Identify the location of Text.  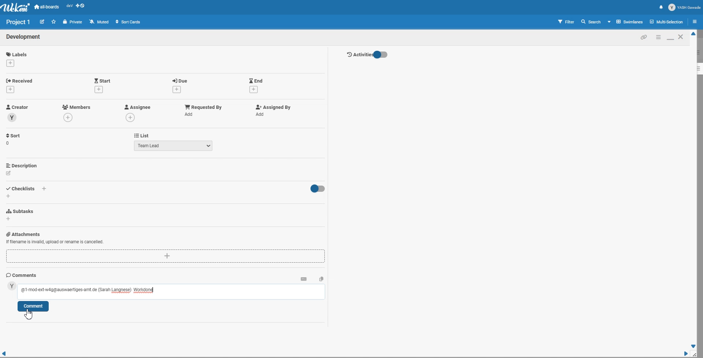
(19, 22).